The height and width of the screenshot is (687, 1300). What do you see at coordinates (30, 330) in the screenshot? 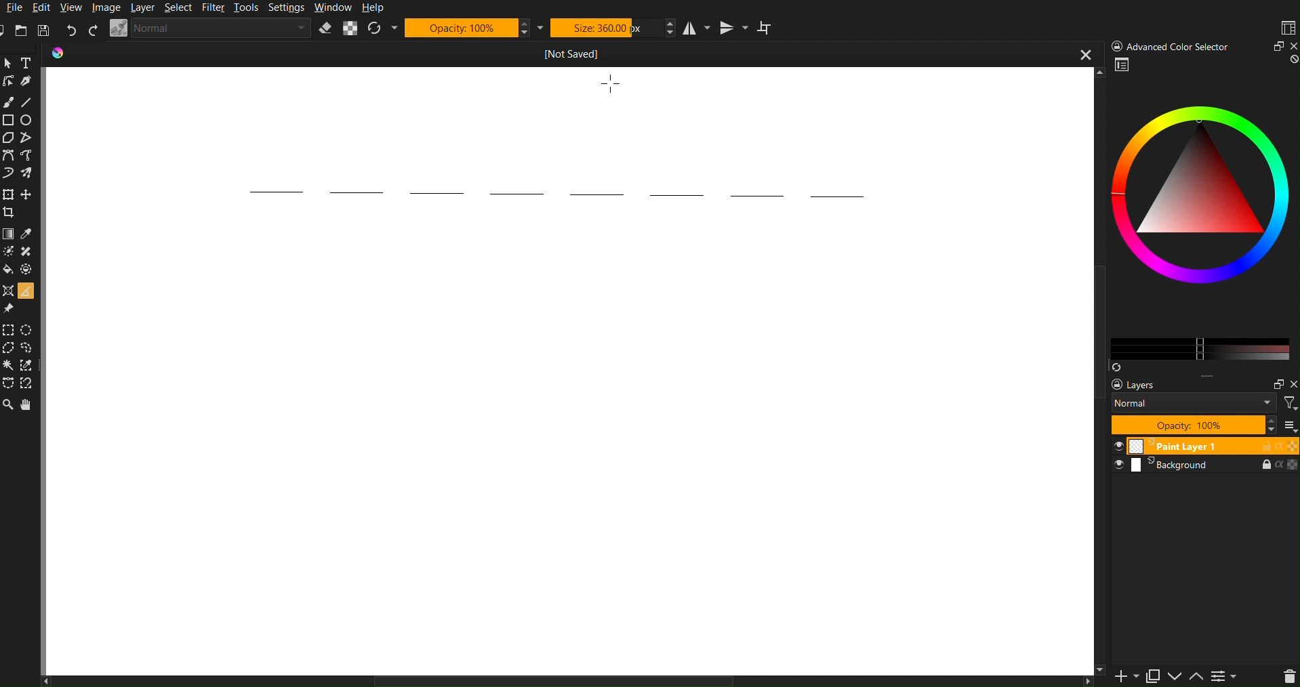
I see `Ellipse Marquee Tool` at bounding box center [30, 330].